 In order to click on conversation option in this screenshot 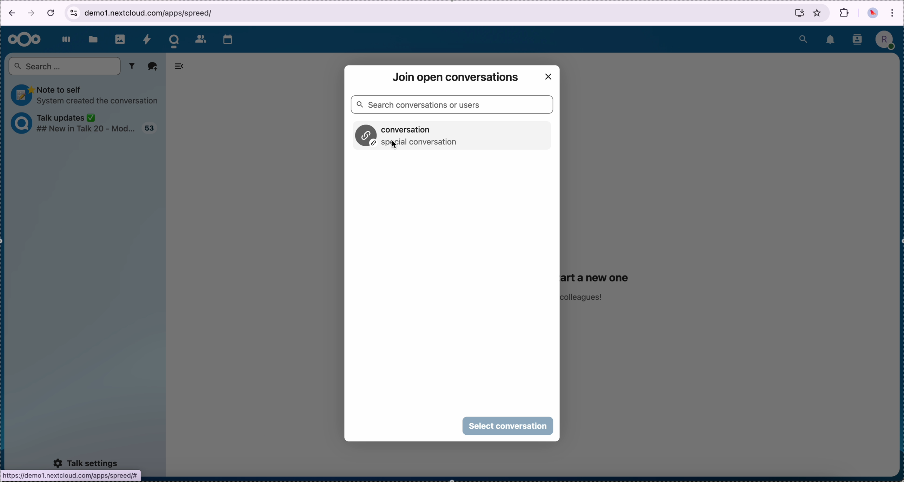, I will do `click(453, 136)`.